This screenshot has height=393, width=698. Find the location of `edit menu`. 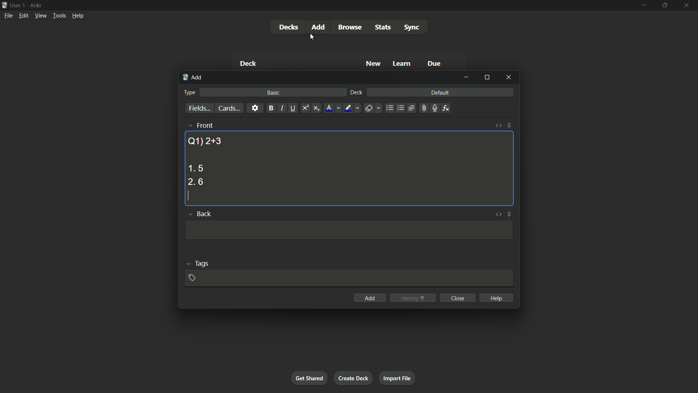

edit menu is located at coordinates (24, 15).